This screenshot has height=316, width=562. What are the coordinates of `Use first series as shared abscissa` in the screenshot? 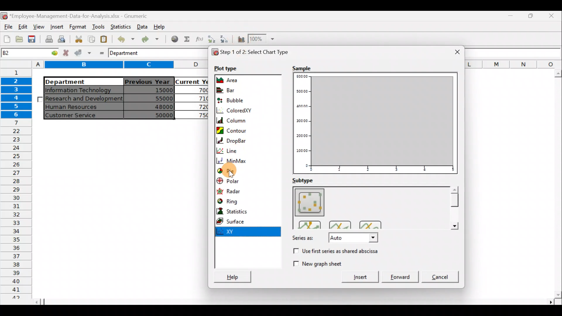 It's located at (342, 251).